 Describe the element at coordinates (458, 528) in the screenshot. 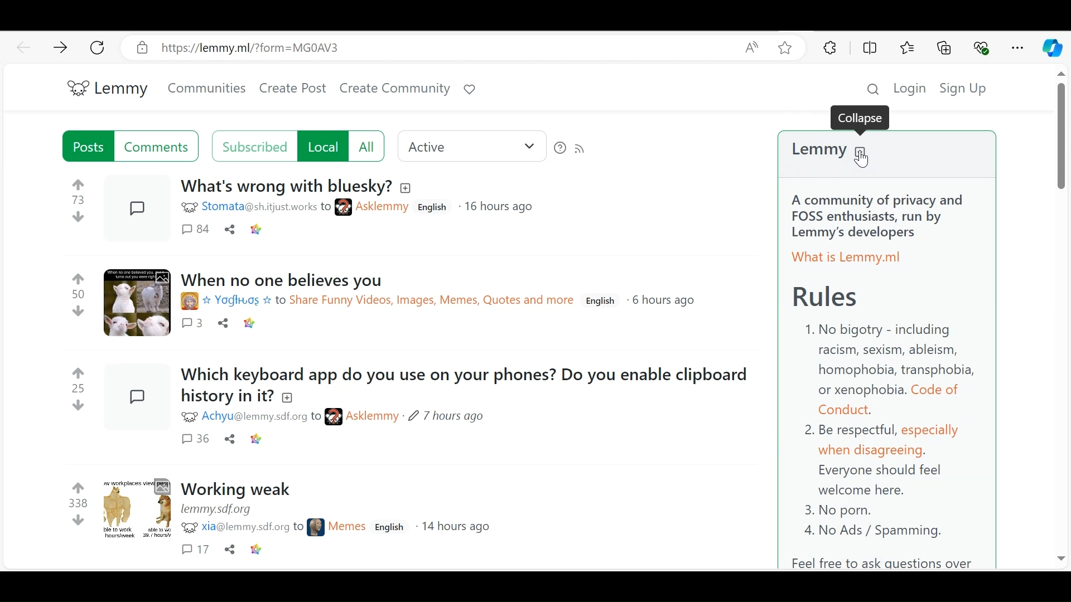

I see `Time posted` at that location.